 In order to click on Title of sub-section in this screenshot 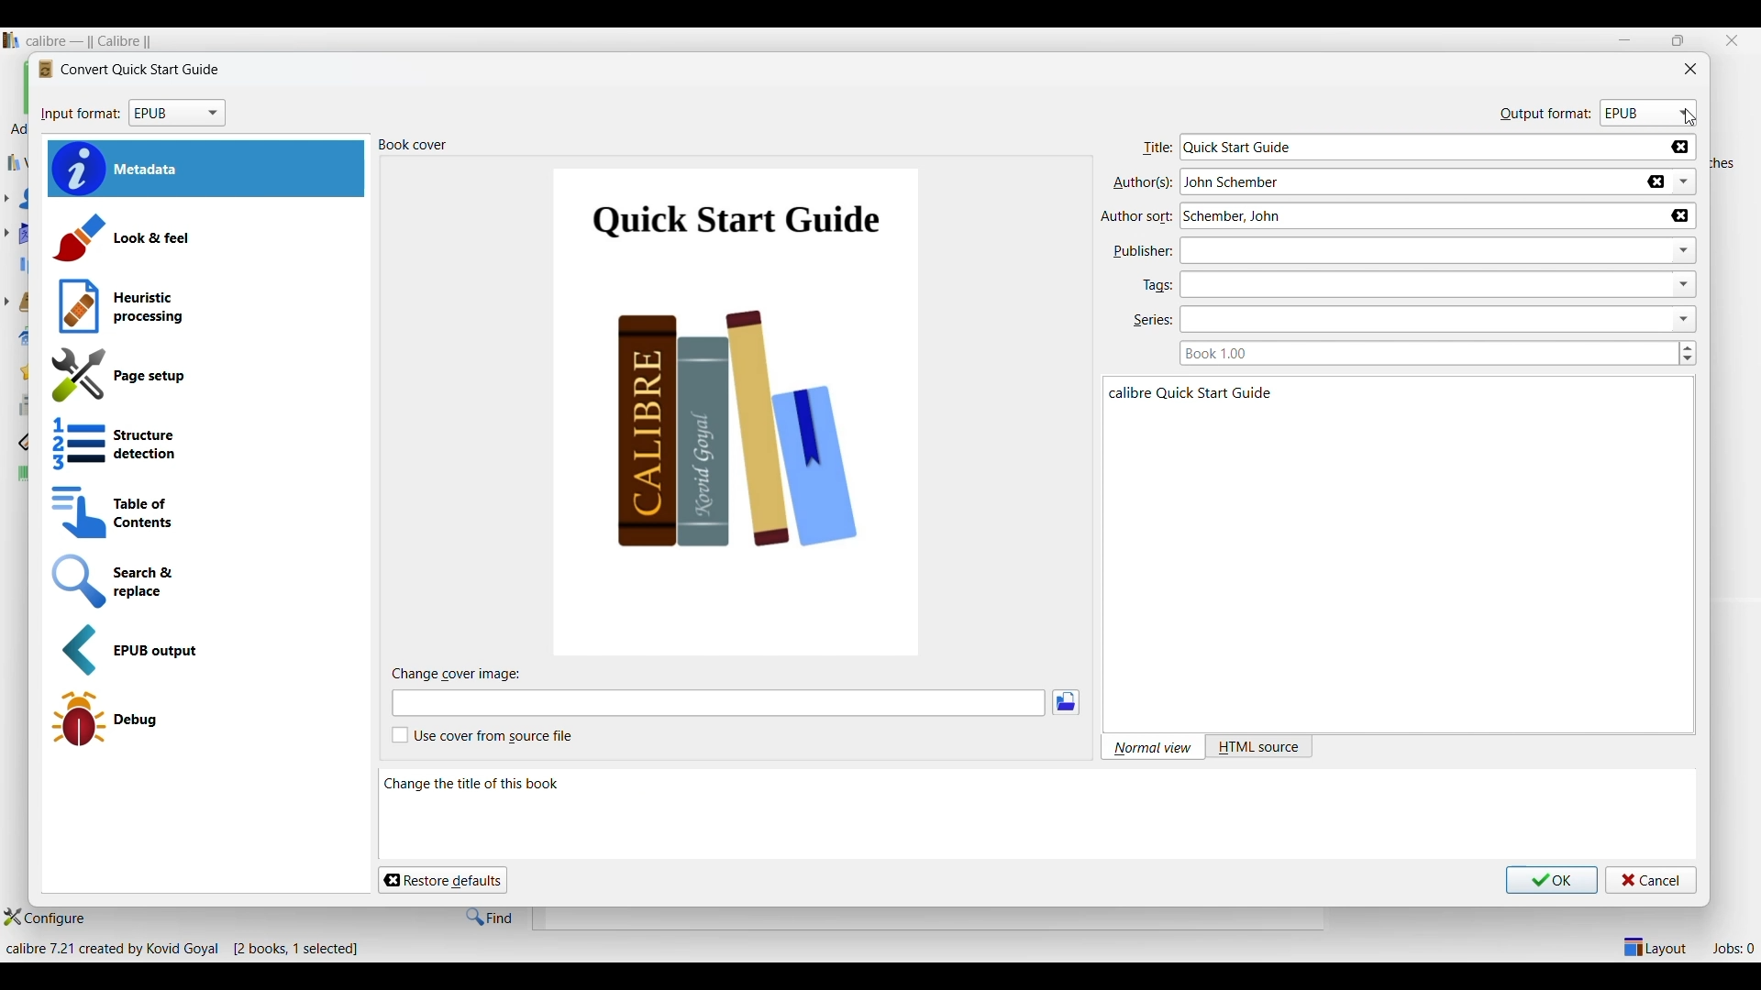, I will do `click(459, 674)`.